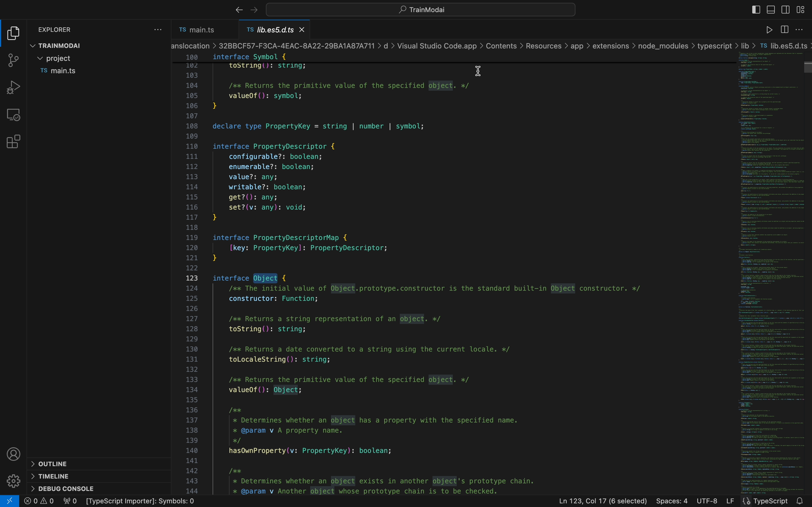 This screenshot has height=507, width=812. What do you see at coordinates (751, 8) in the screenshot?
I see `sidebar` at bounding box center [751, 8].